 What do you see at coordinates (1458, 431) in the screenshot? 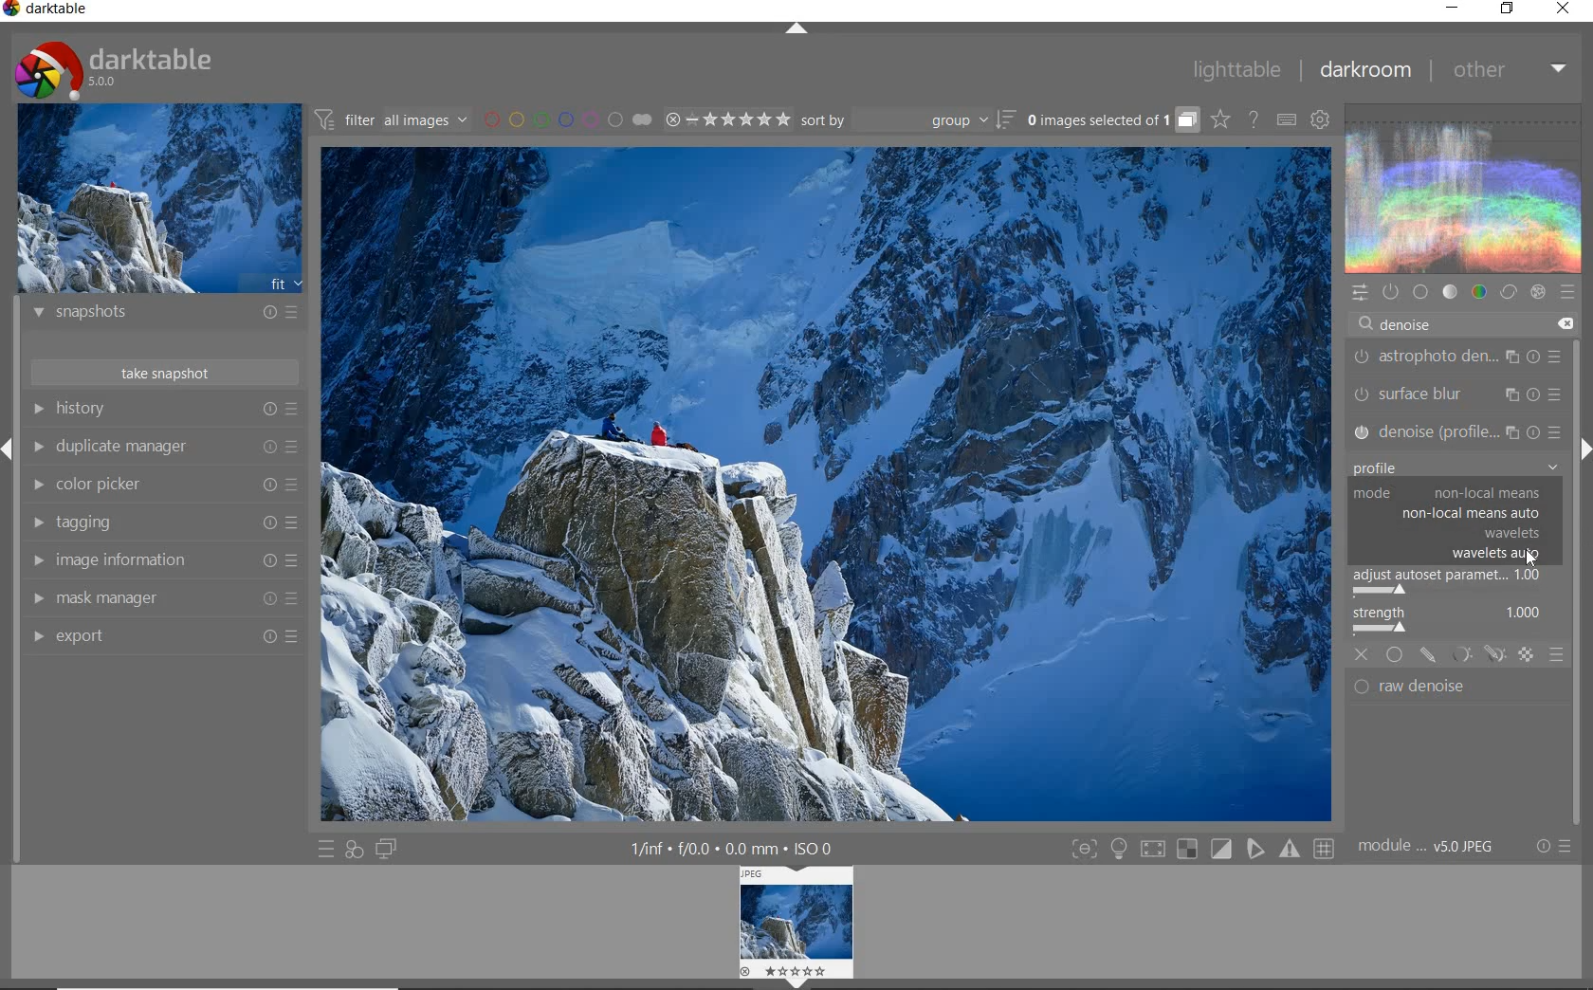
I see `denoise (PROFILE...` at bounding box center [1458, 431].